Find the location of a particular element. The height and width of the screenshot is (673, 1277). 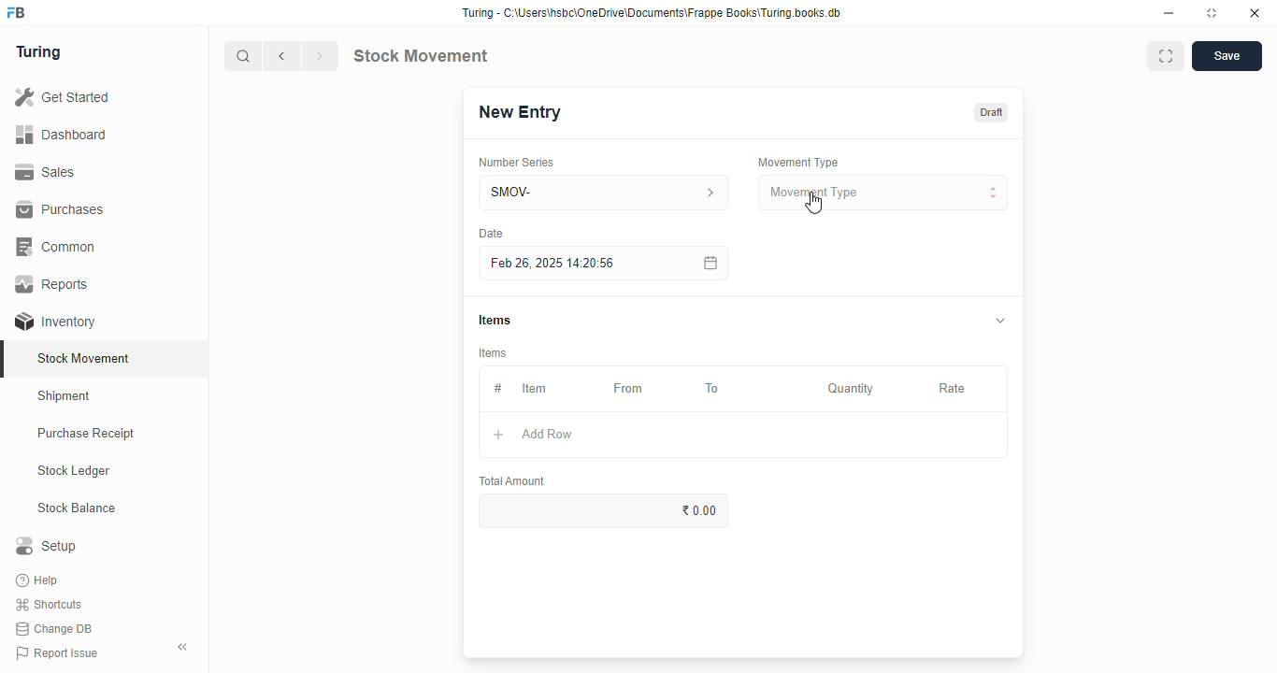

₹0.00 is located at coordinates (605, 510).